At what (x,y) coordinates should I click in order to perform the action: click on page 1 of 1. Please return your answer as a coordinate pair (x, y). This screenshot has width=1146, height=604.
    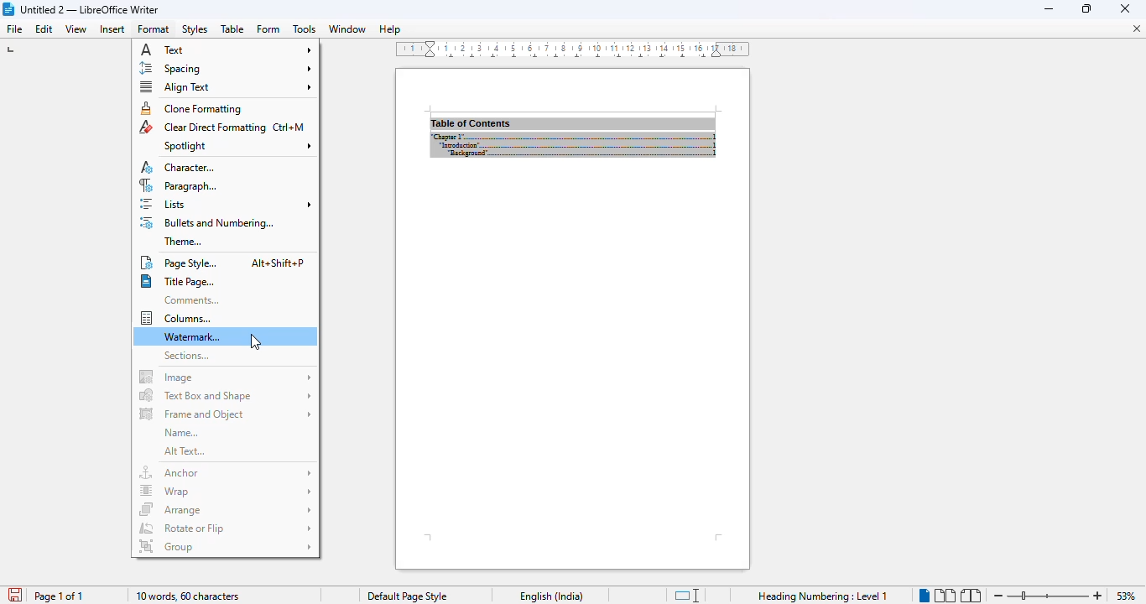
    Looking at the image, I should click on (59, 596).